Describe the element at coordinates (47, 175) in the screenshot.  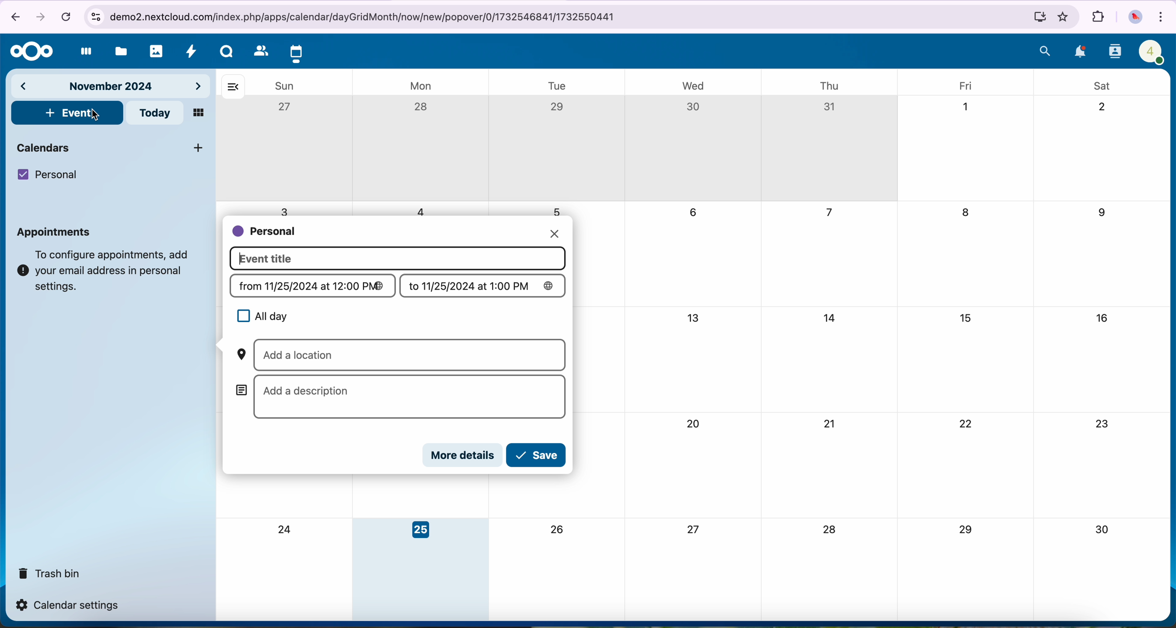
I see `personal` at that location.